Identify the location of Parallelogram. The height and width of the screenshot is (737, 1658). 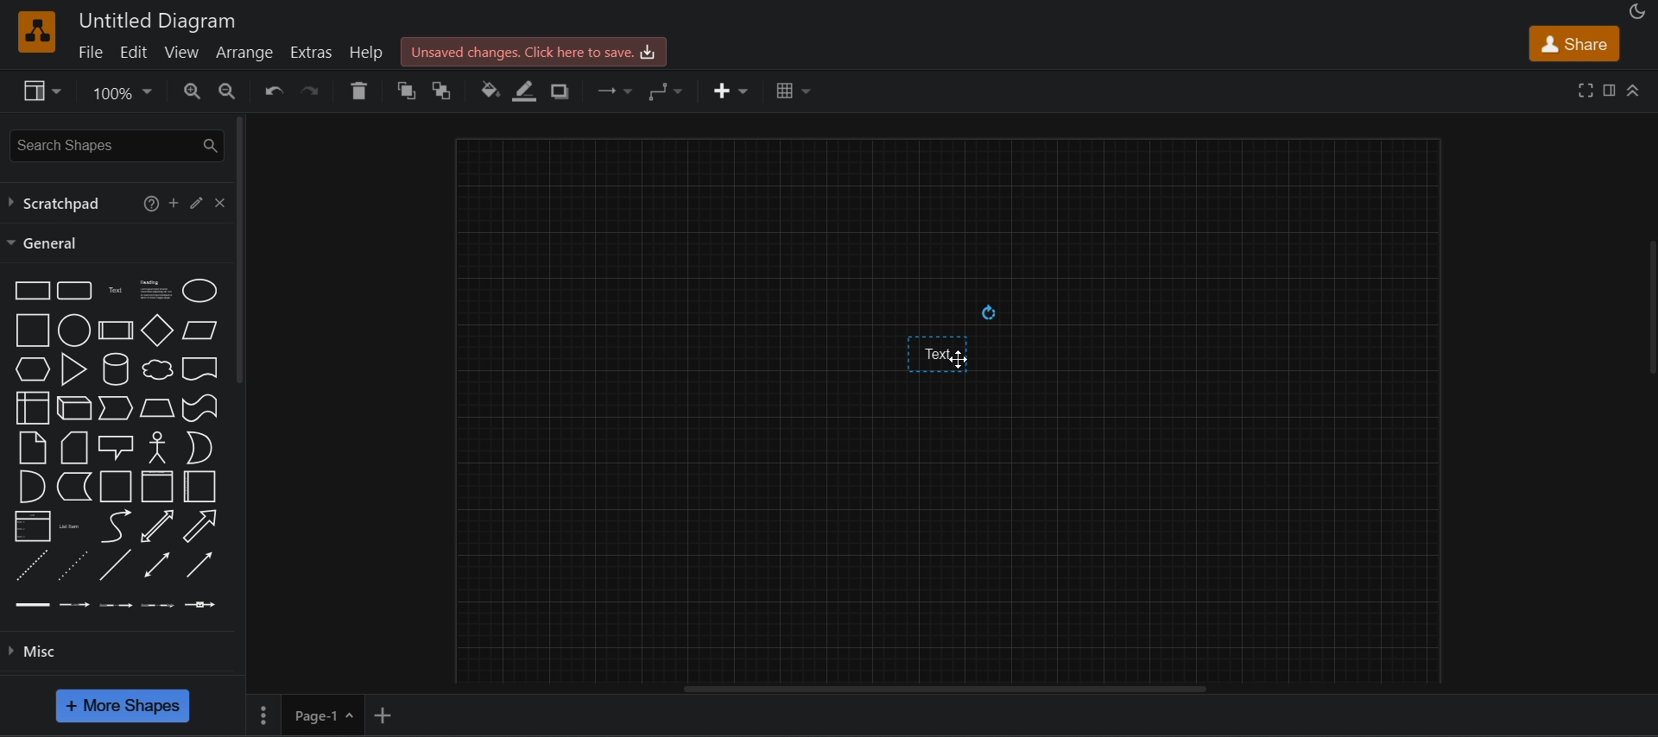
(200, 331).